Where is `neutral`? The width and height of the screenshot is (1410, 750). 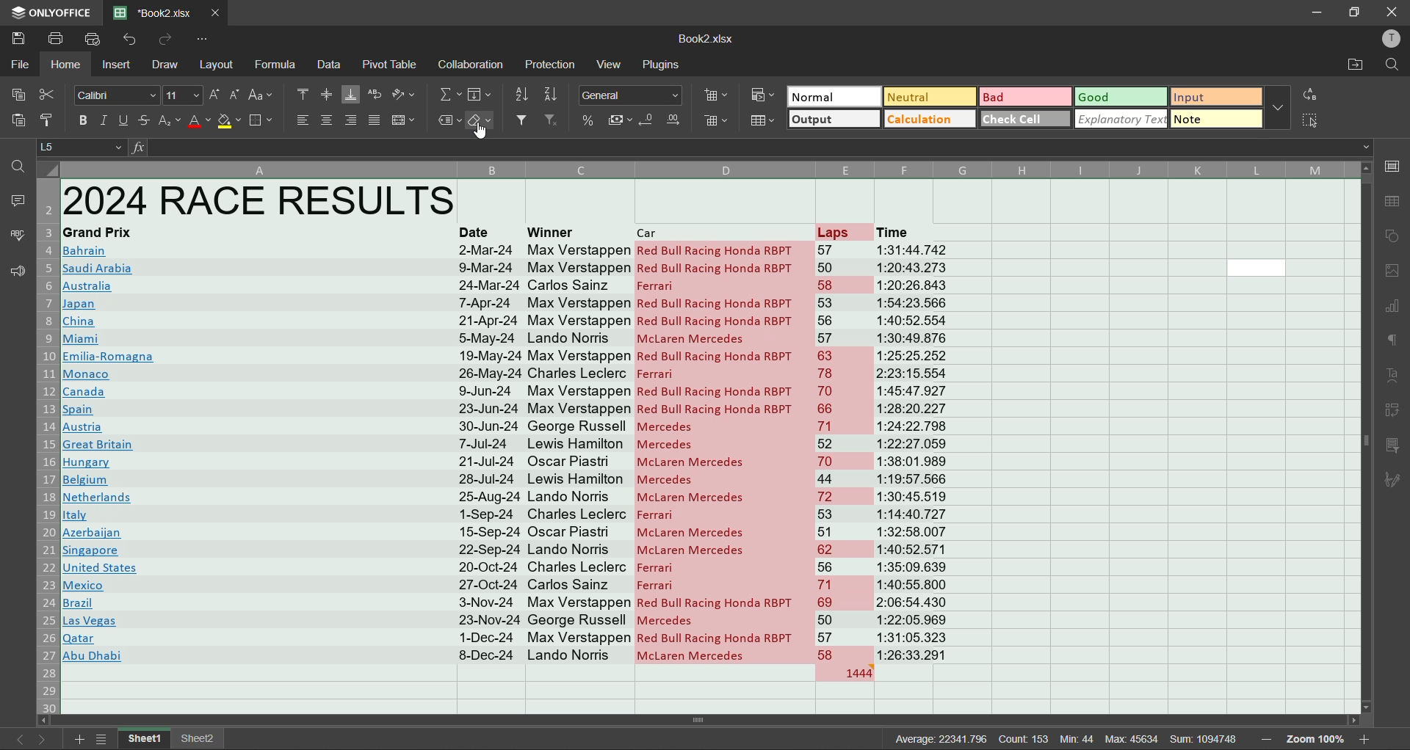
neutral is located at coordinates (932, 98).